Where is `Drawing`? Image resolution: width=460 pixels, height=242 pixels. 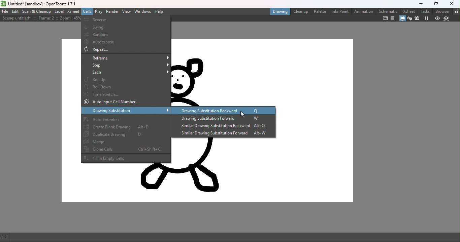 Drawing is located at coordinates (280, 12).